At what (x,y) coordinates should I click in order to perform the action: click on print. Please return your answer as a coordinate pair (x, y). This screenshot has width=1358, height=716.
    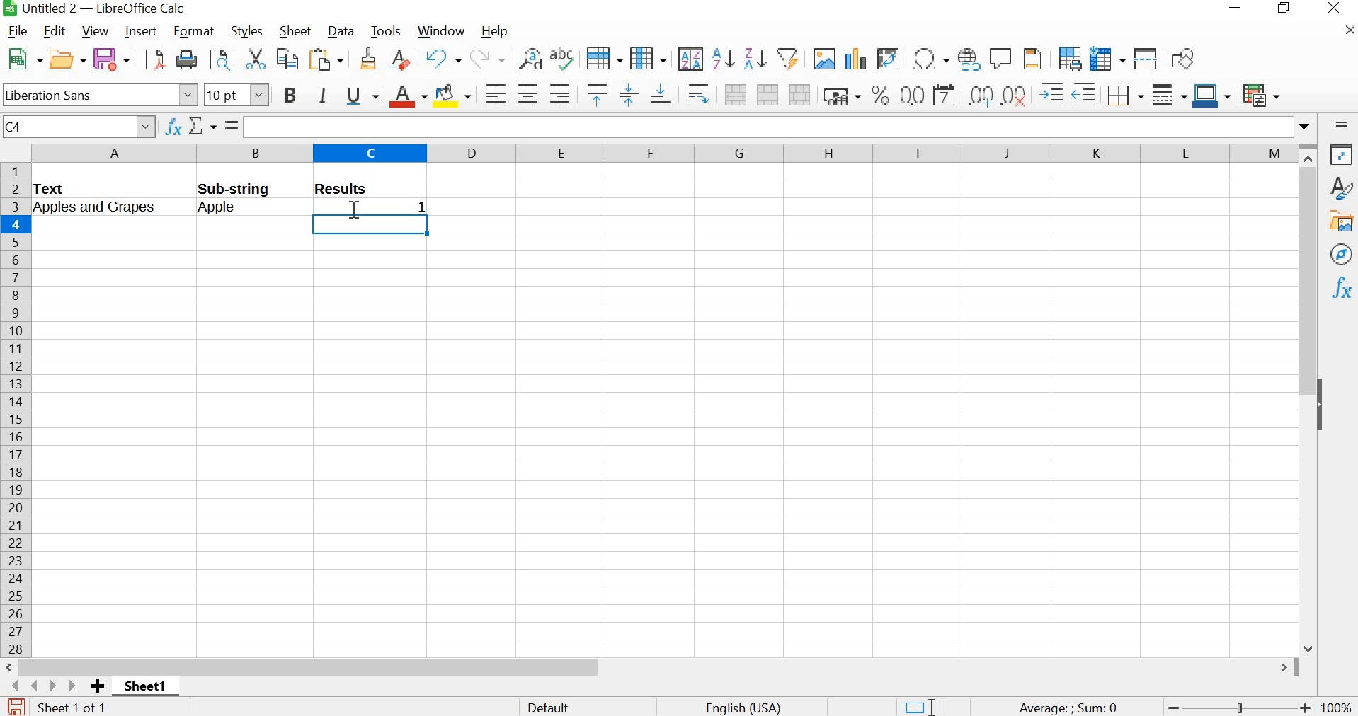
    Looking at the image, I should click on (186, 58).